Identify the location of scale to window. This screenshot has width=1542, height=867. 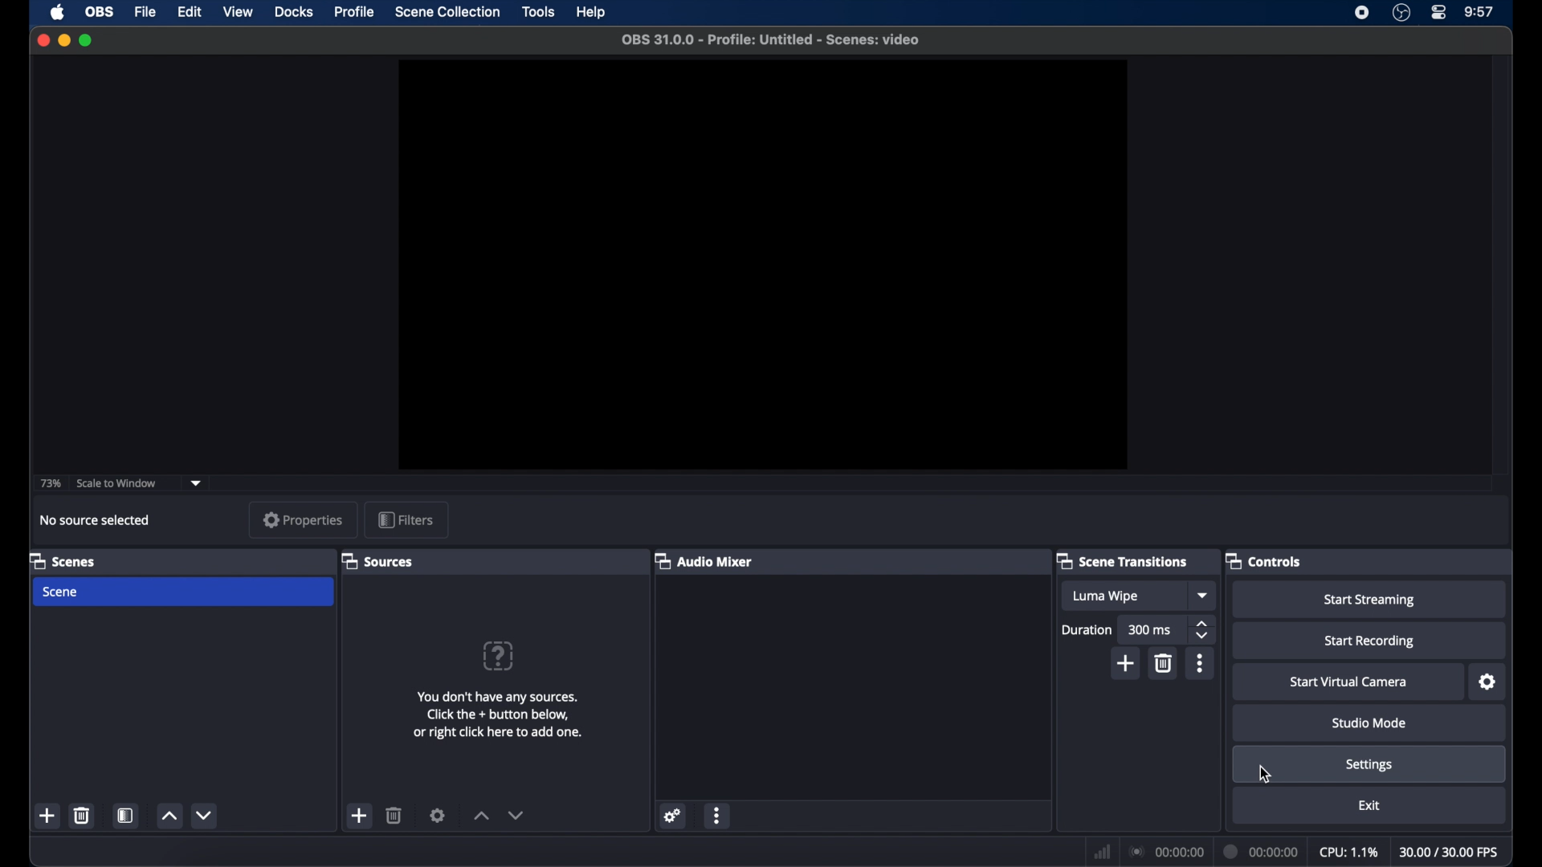
(116, 483).